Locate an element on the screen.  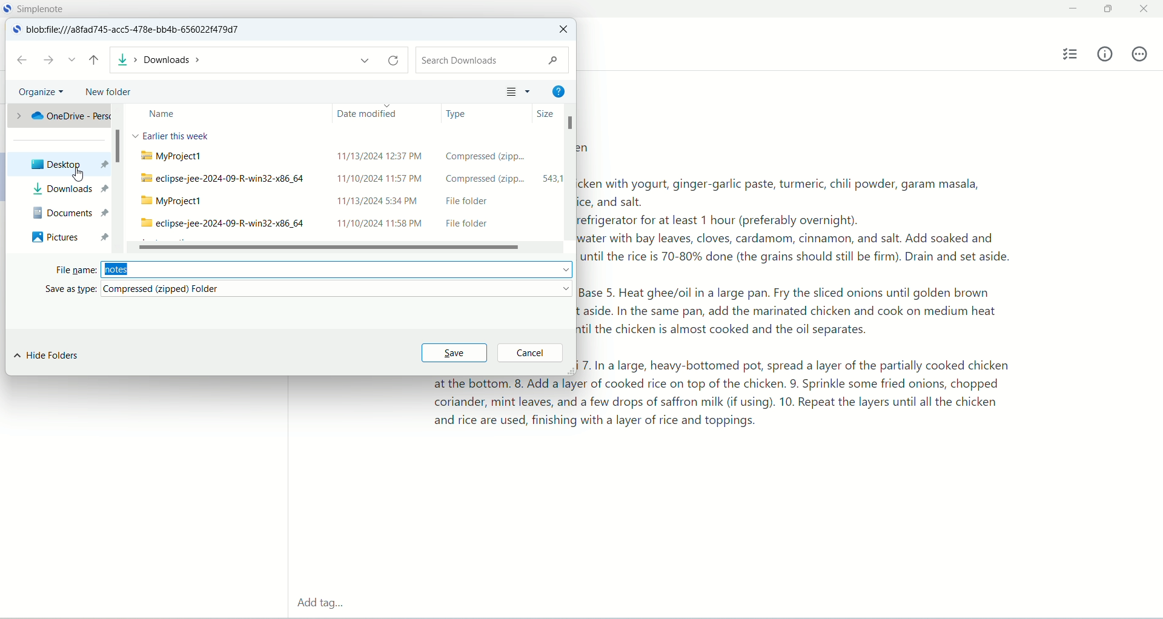
folders is located at coordinates (348, 188).